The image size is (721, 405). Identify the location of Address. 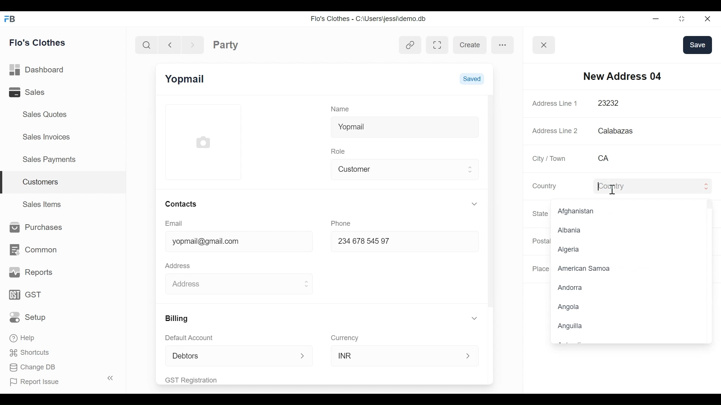
(179, 265).